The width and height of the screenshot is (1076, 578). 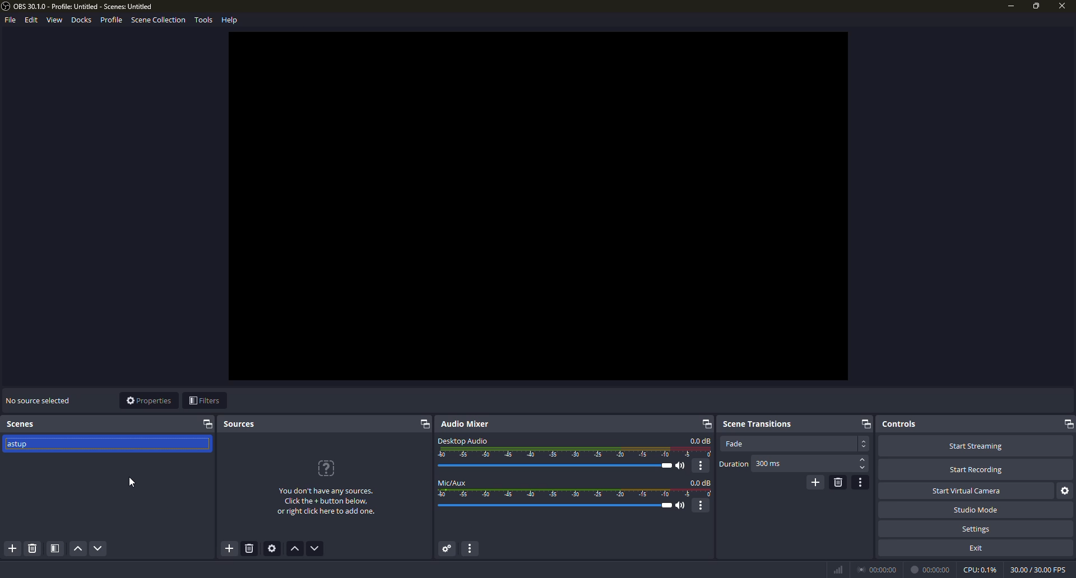 I want to click on expand, so click(x=208, y=424).